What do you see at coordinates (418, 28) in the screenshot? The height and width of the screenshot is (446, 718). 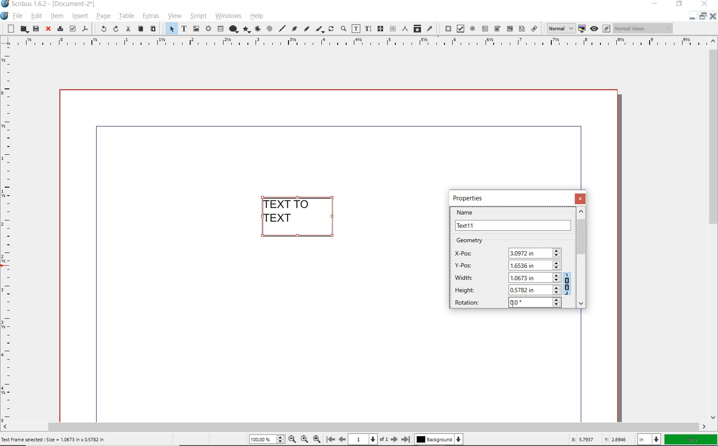 I see `copy item properties` at bounding box center [418, 28].